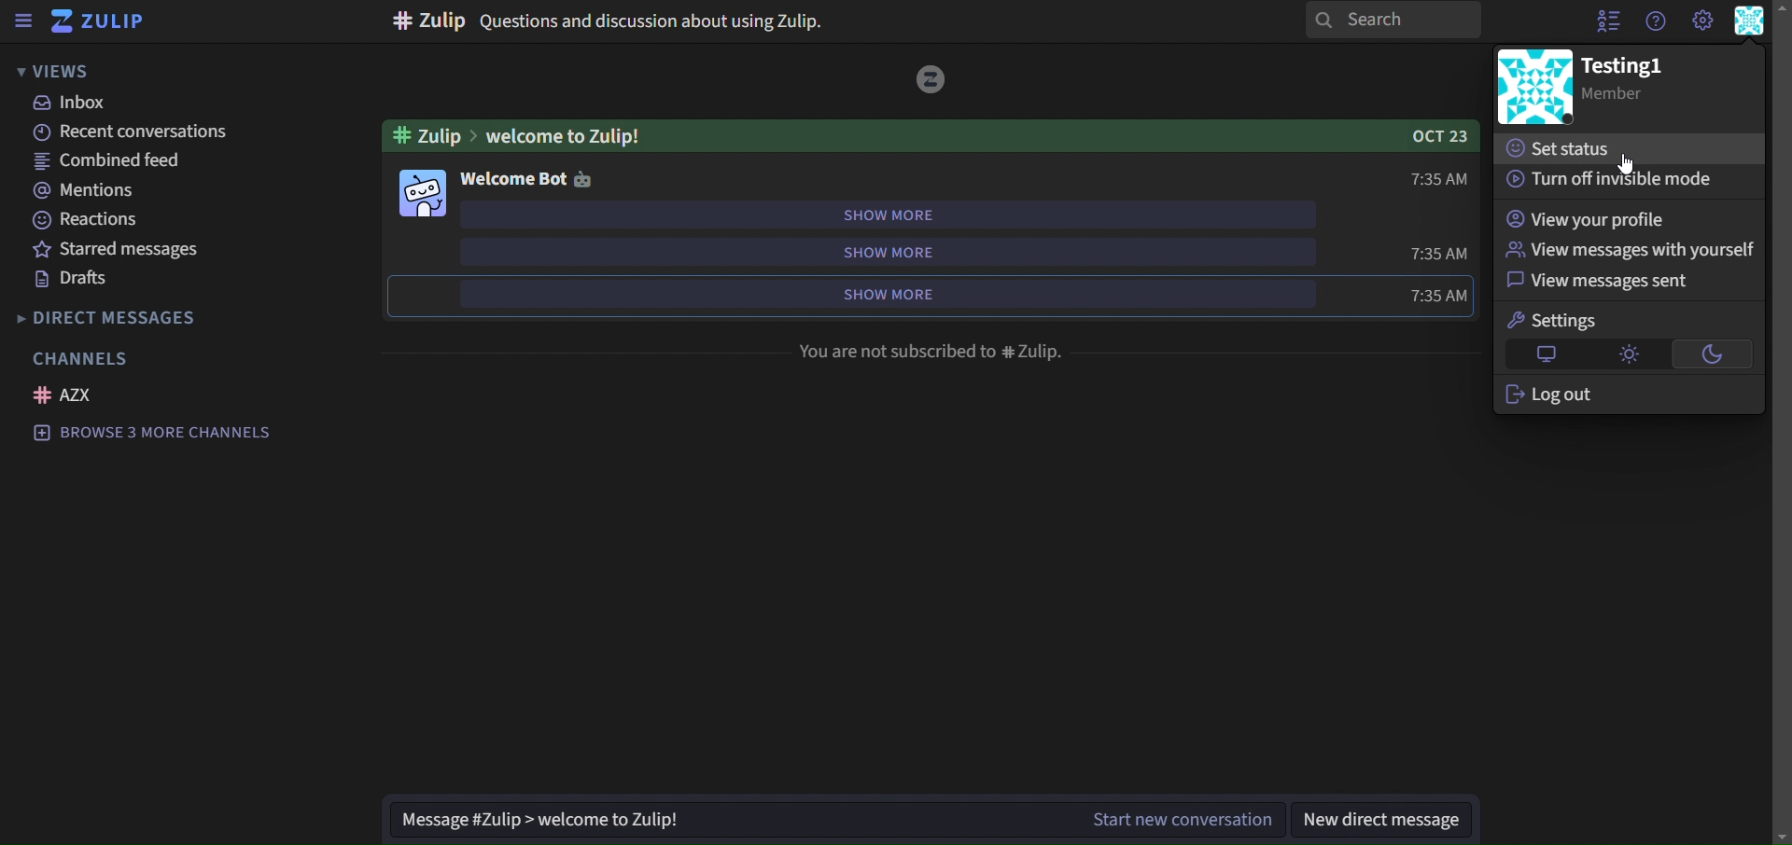  Describe the element at coordinates (1404, 294) in the screenshot. I see `7:35 am` at that location.